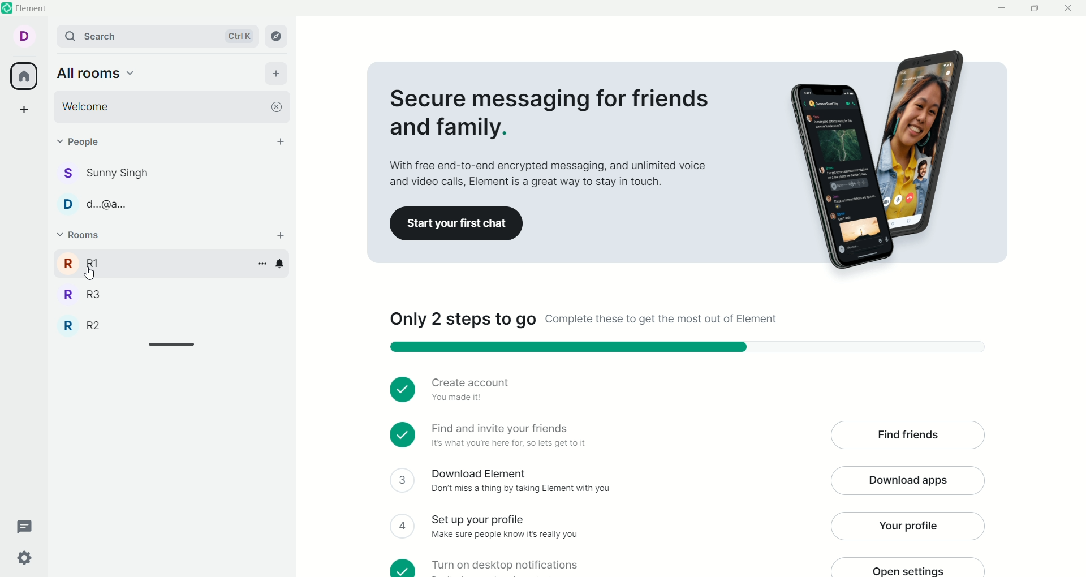  Describe the element at coordinates (81, 325) in the screenshot. I see `R2 room` at that location.